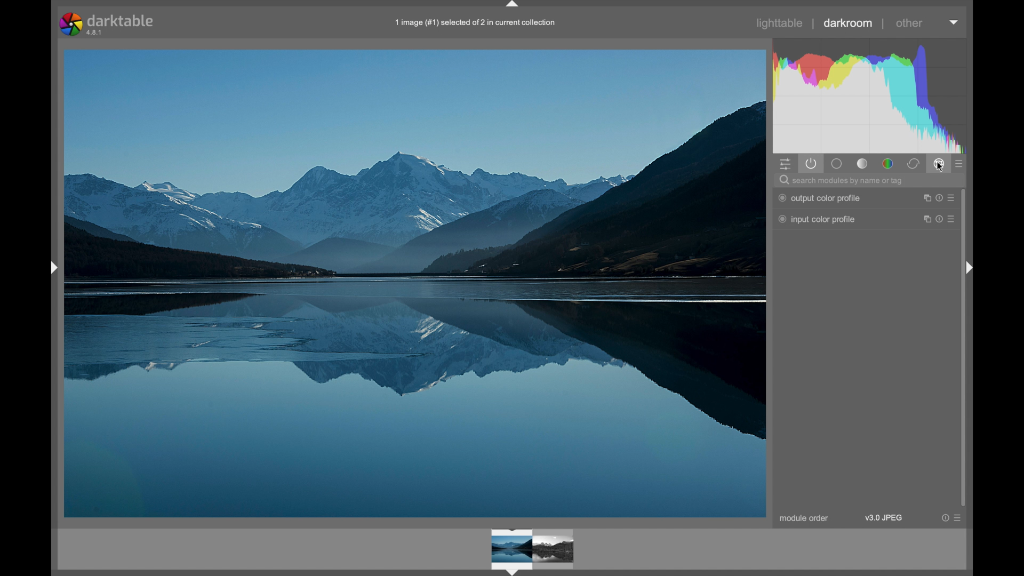 This screenshot has width=1024, height=576. Describe the element at coordinates (970, 268) in the screenshot. I see `drag handle` at that location.